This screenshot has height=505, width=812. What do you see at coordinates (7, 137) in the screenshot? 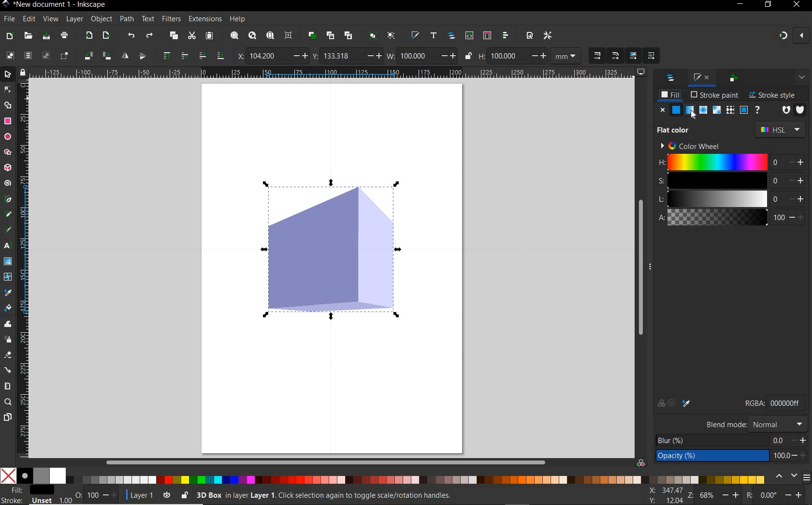
I see `ELLIPSE` at bounding box center [7, 137].